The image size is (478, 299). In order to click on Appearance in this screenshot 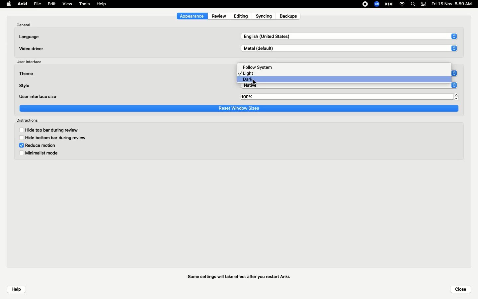, I will do `click(193, 16)`.